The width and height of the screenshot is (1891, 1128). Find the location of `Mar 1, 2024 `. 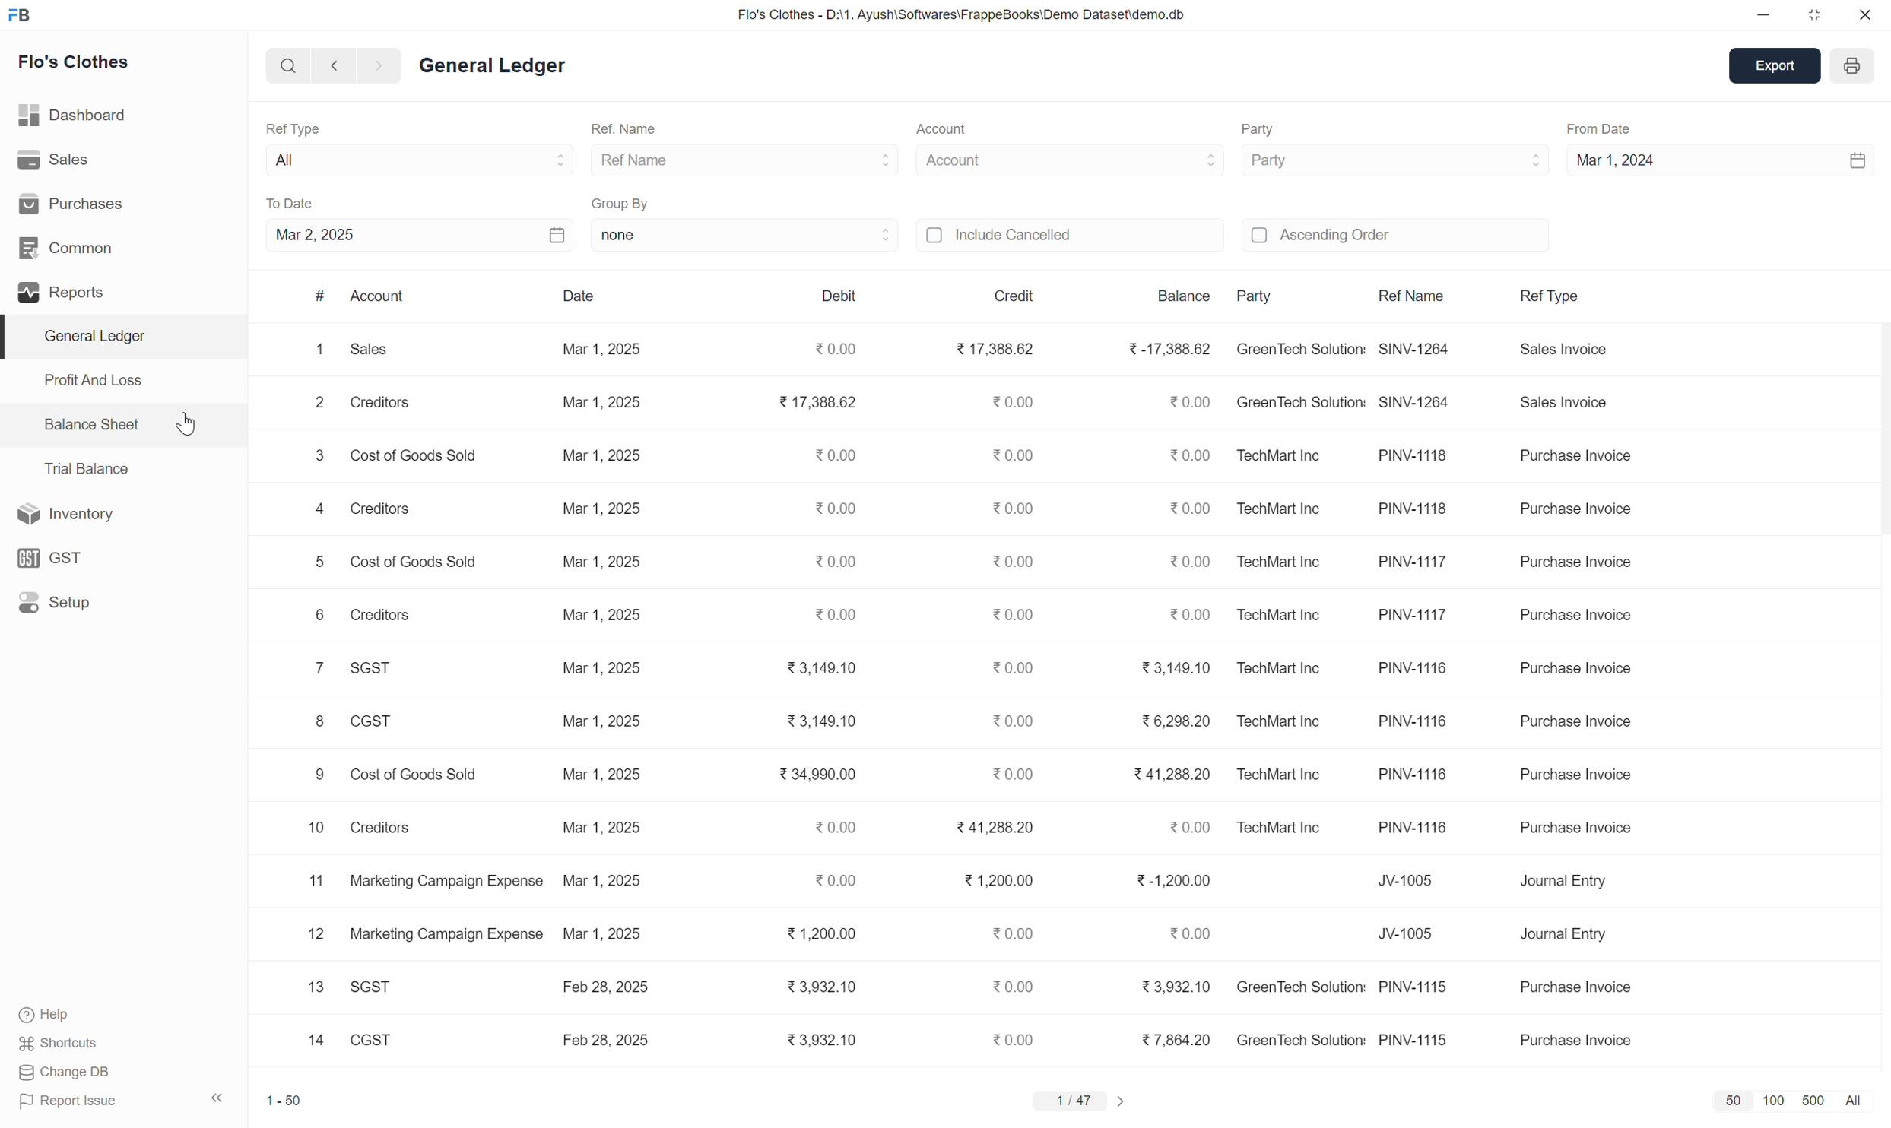

Mar 1, 2024  is located at coordinates (1719, 160).